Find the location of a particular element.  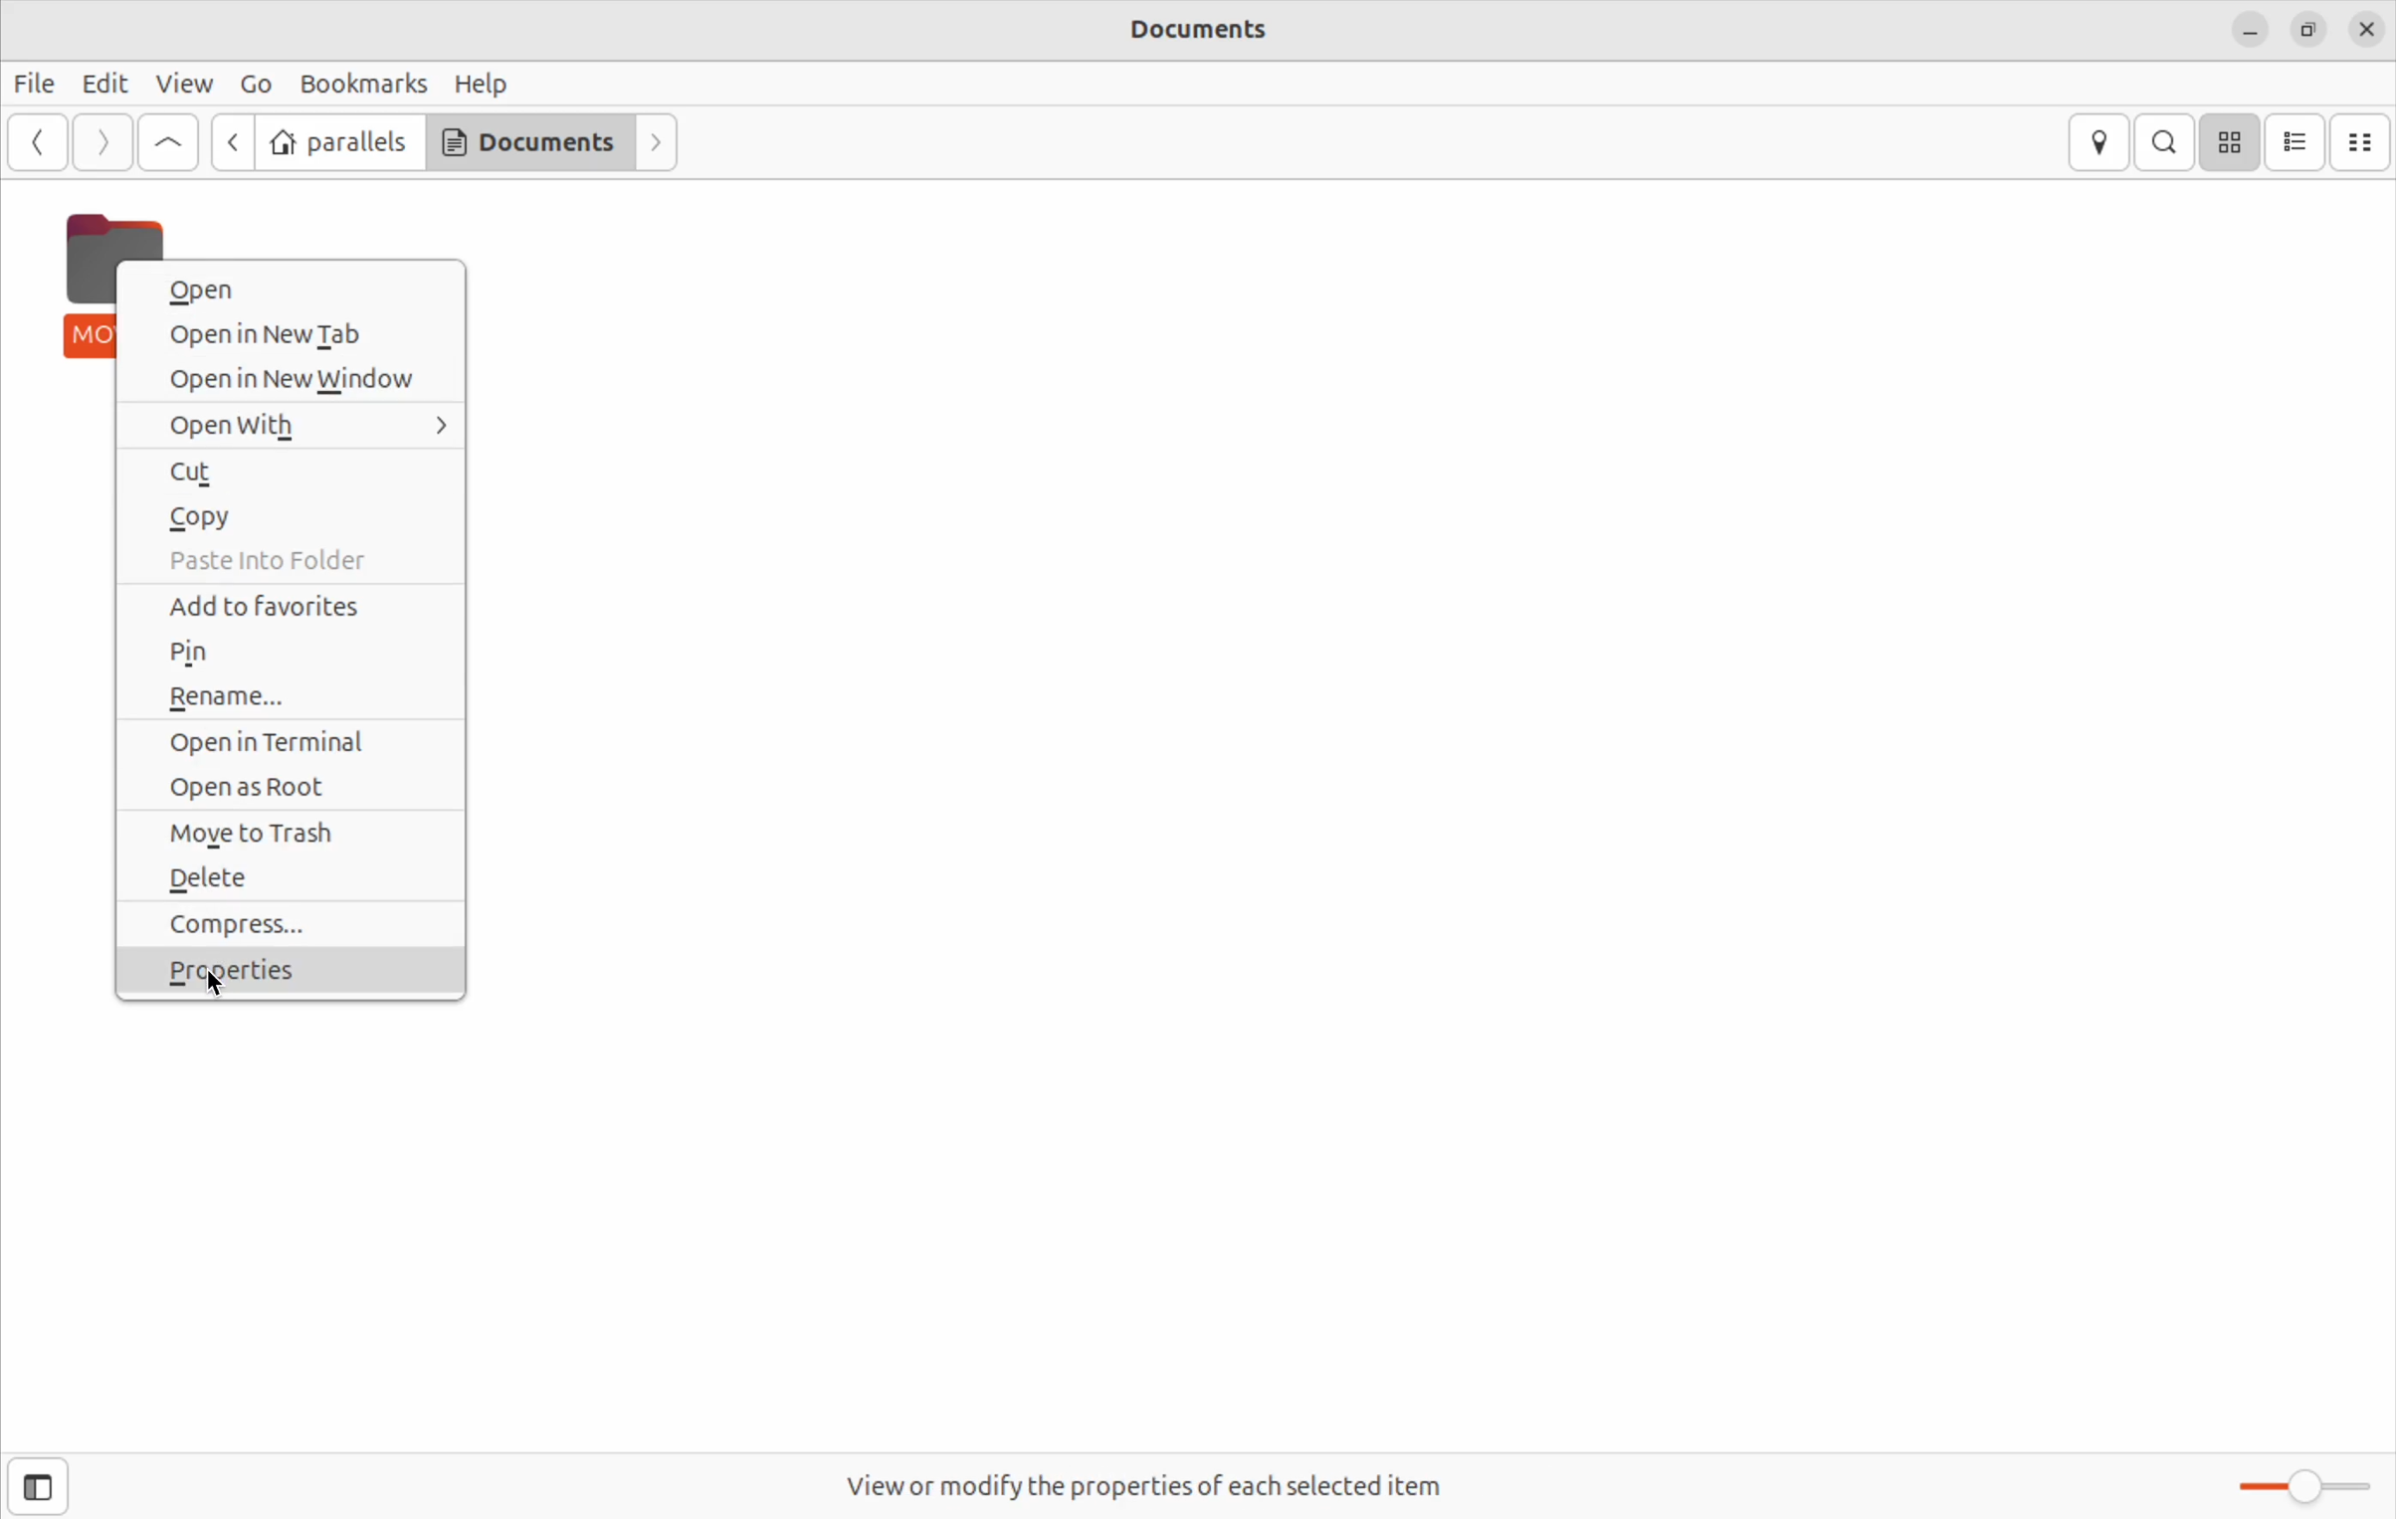

Search is located at coordinates (2167, 143).